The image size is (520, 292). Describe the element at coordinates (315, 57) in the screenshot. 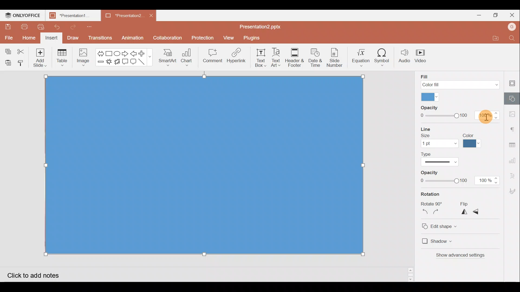

I see `Date & time` at that location.